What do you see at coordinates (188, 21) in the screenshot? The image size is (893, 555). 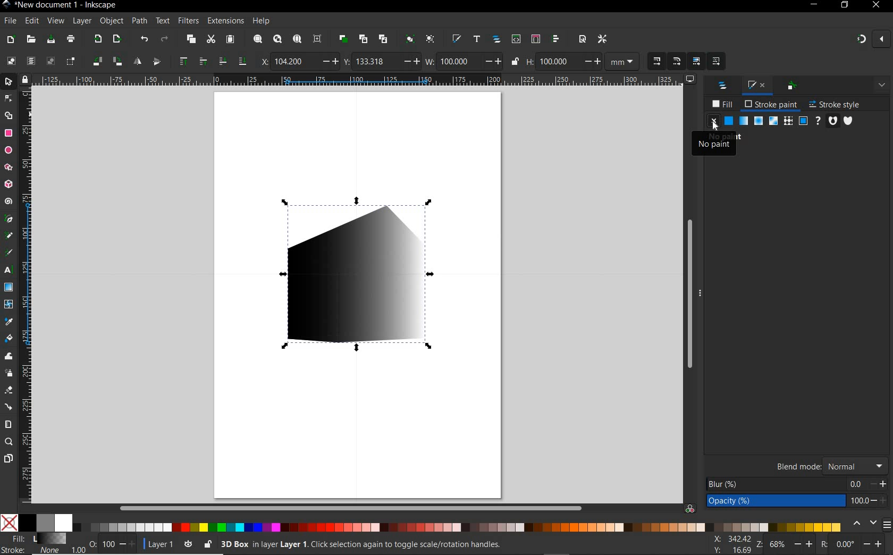 I see `FILTERS` at bounding box center [188, 21].